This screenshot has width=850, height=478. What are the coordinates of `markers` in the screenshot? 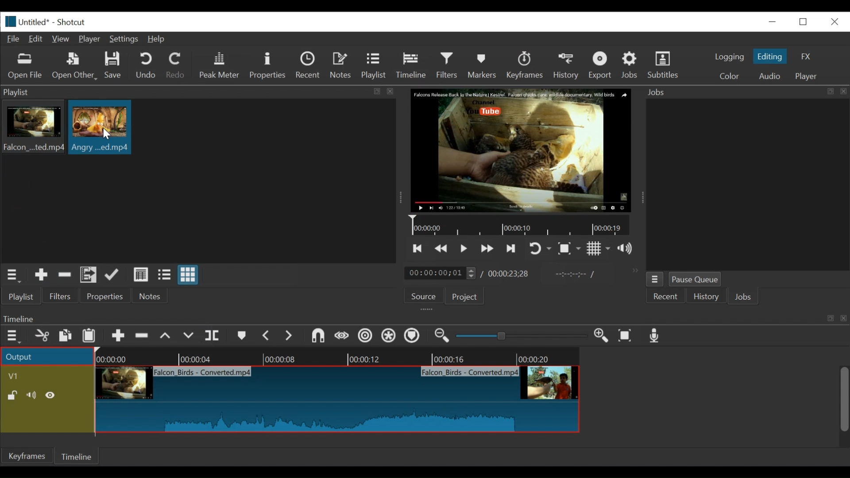 It's located at (241, 338).